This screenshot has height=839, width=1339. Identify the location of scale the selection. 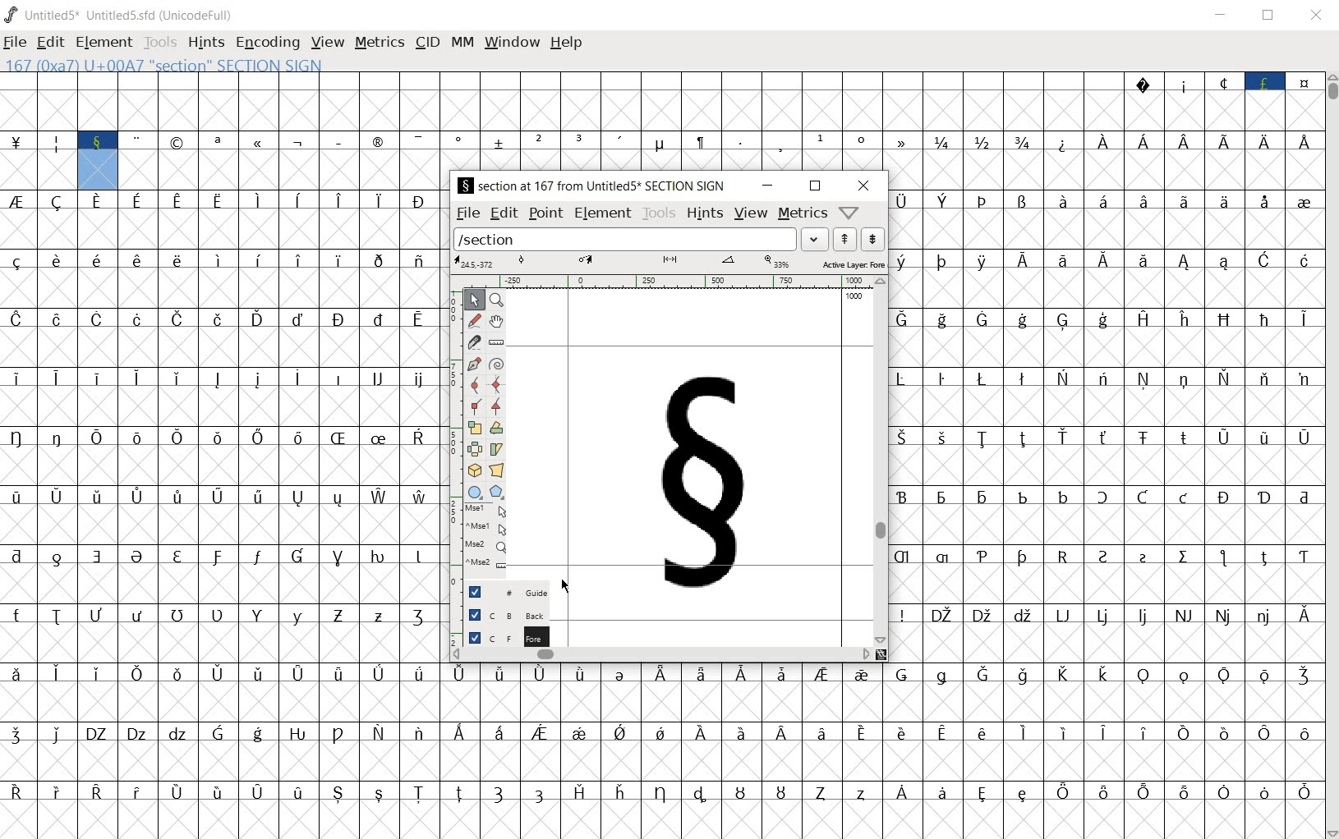
(475, 428).